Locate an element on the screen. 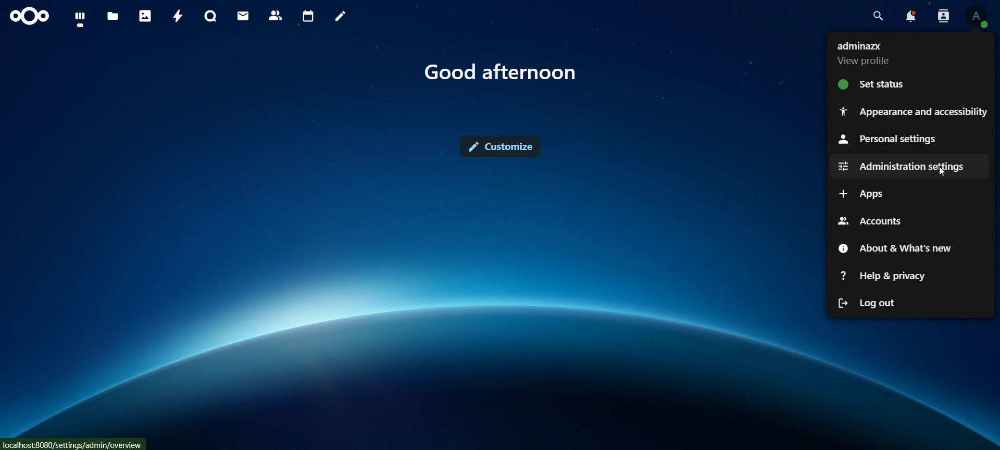 The image size is (1000, 450). calendar is located at coordinates (308, 17).